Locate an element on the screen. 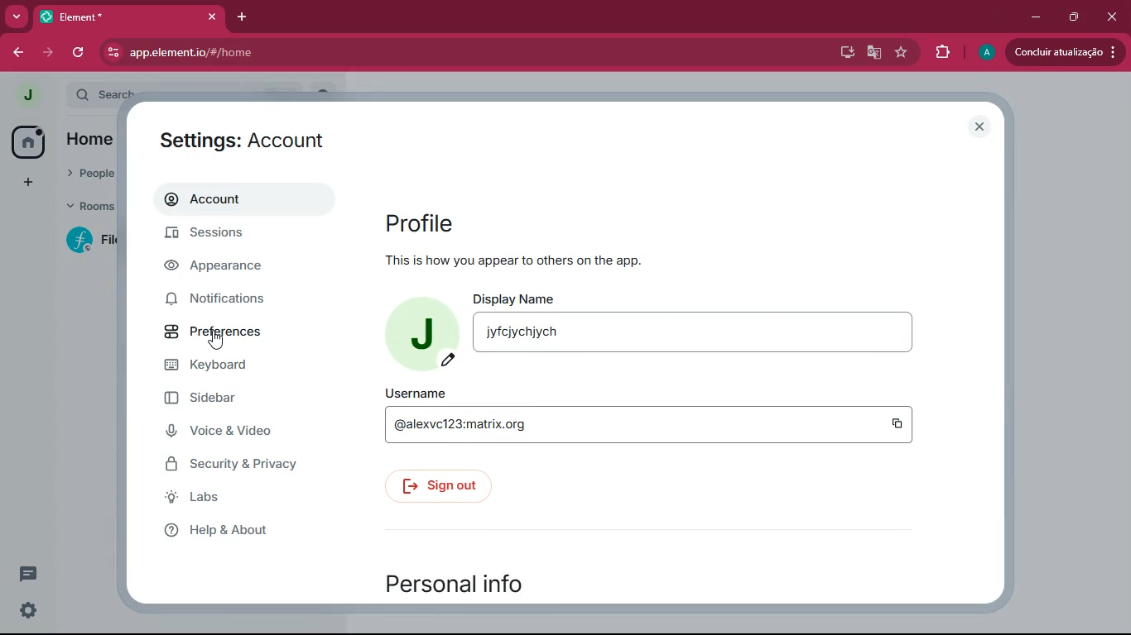 Image resolution: width=1131 pixels, height=635 pixels. keyboard  is located at coordinates (234, 367).